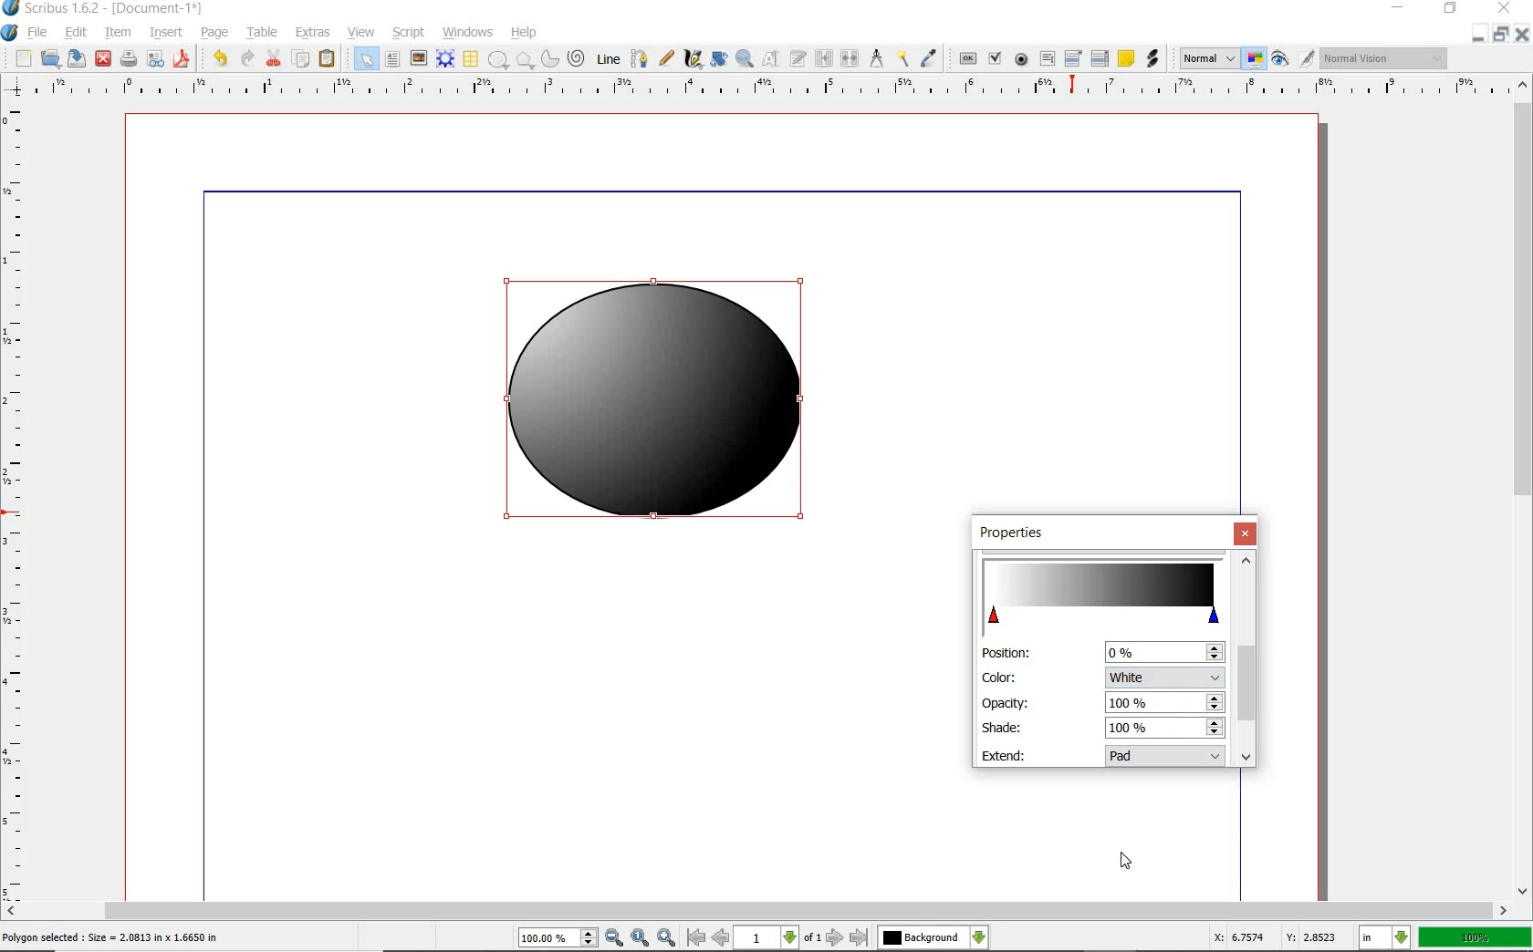 The image size is (1533, 952). Describe the element at coordinates (212, 34) in the screenshot. I see `PAGE` at that location.